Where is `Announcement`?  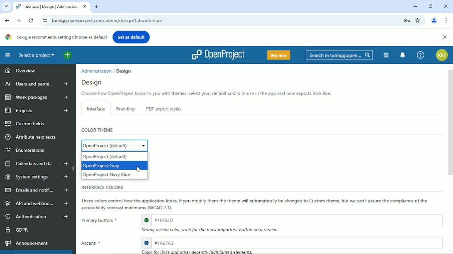 Announcement is located at coordinates (26, 243).